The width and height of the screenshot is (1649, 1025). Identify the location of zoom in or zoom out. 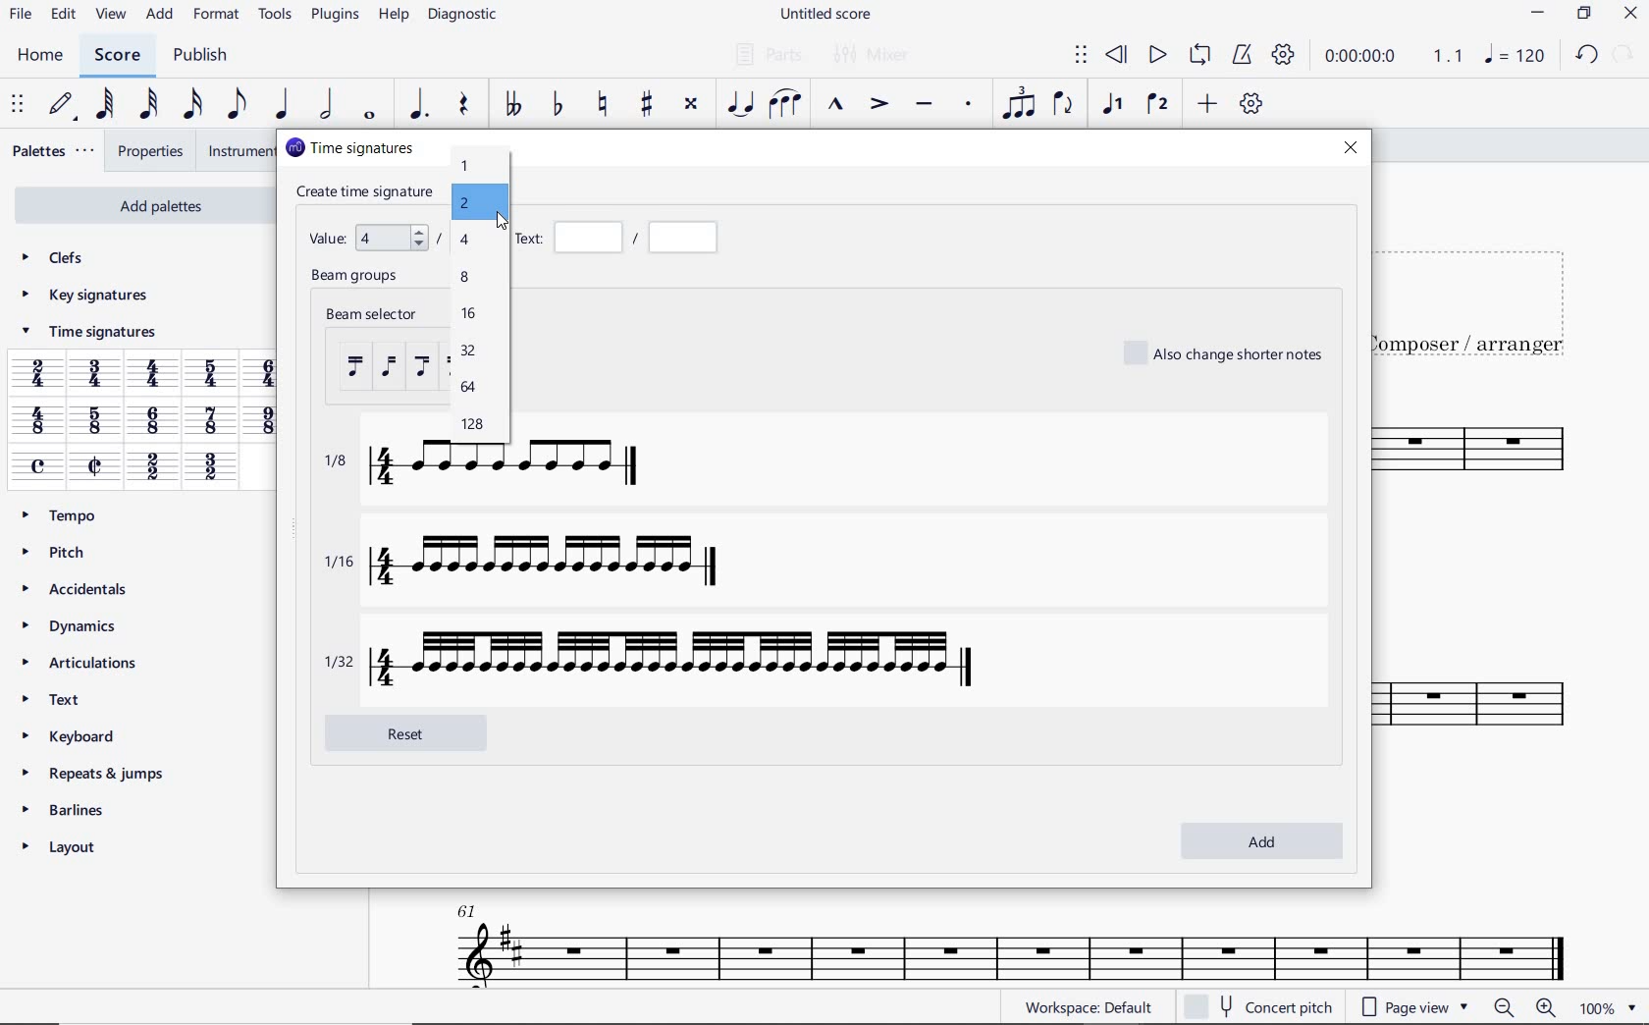
(1522, 1006).